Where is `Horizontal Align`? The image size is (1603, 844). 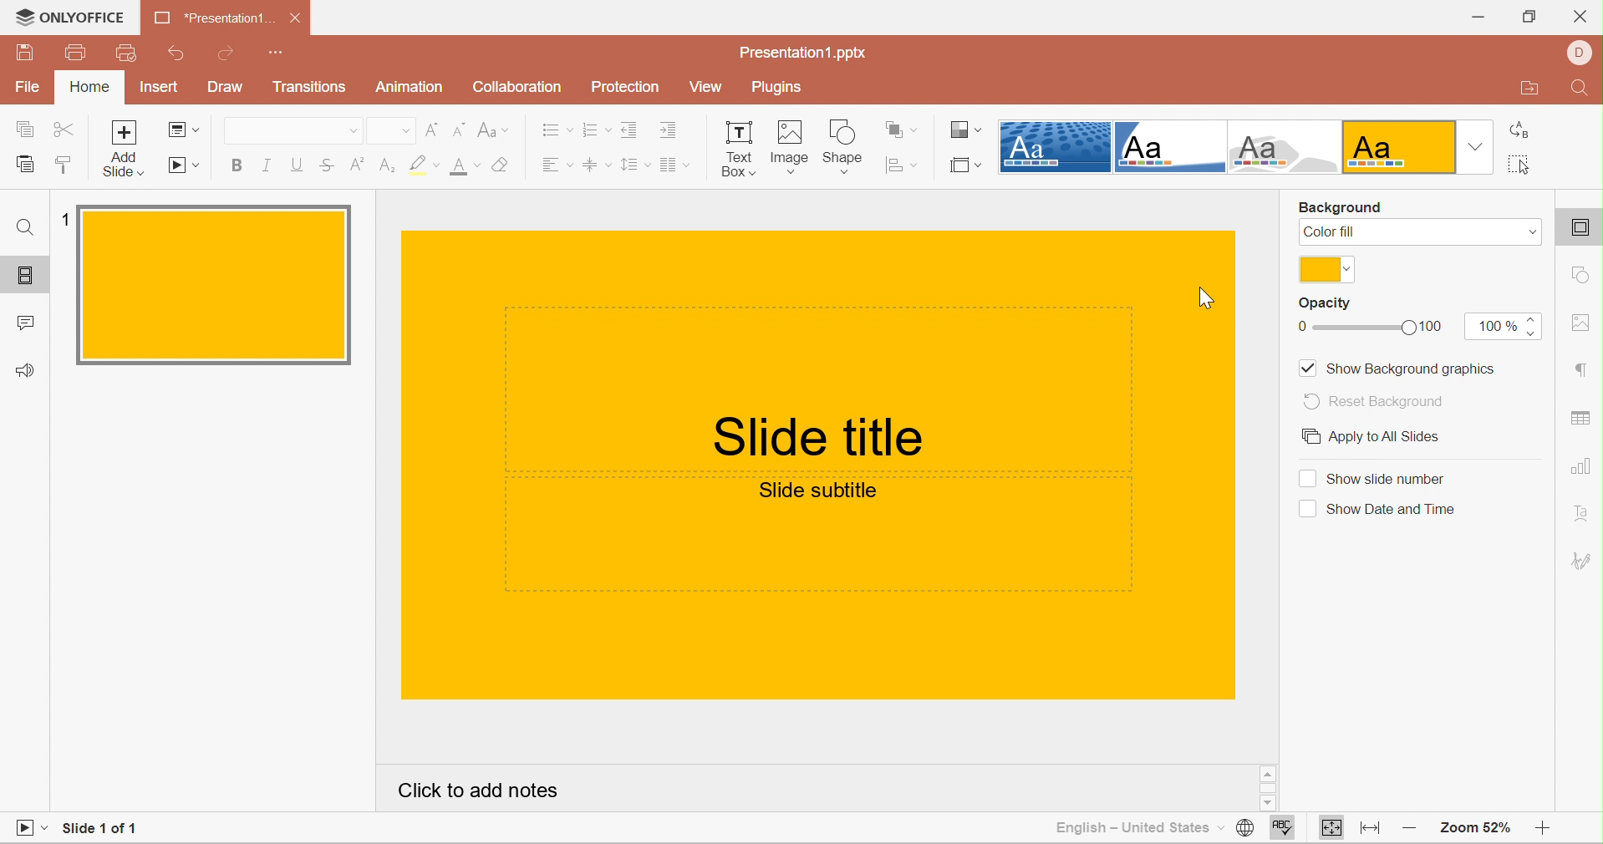 Horizontal Align is located at coordinates (557, 166).